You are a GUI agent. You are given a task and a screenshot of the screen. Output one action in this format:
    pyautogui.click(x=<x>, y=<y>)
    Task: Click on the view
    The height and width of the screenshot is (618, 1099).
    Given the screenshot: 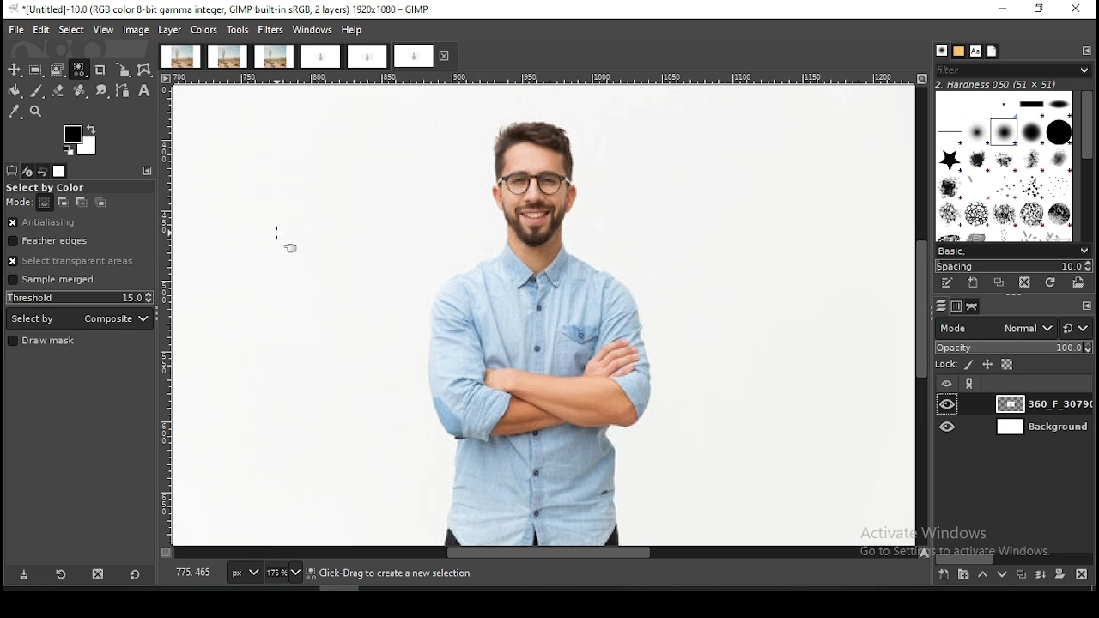 What is the action you would take?
    pyautogui.click(x=105, y=29)
    